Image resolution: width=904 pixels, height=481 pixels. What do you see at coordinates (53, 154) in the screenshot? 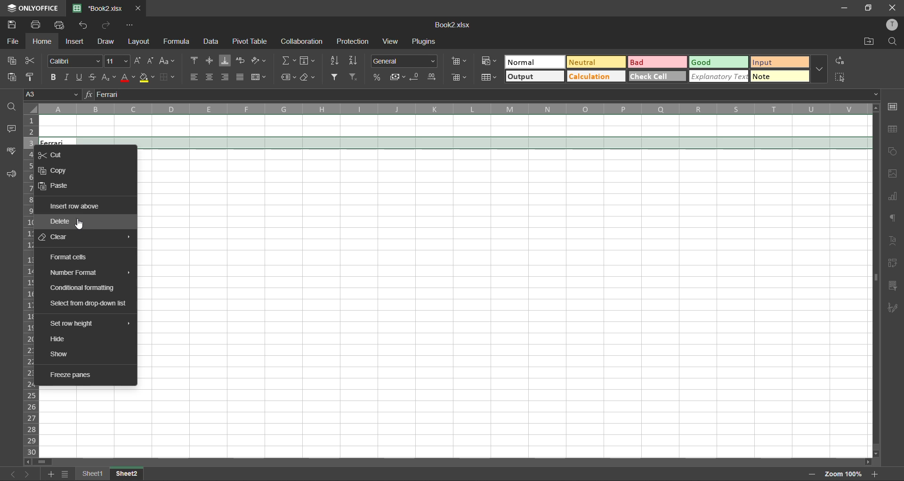
I see `cut` at bounding box center [53, 154].